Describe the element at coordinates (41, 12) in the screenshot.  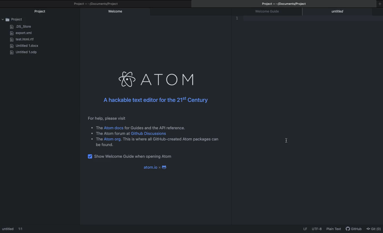
I see `Project` at that location.